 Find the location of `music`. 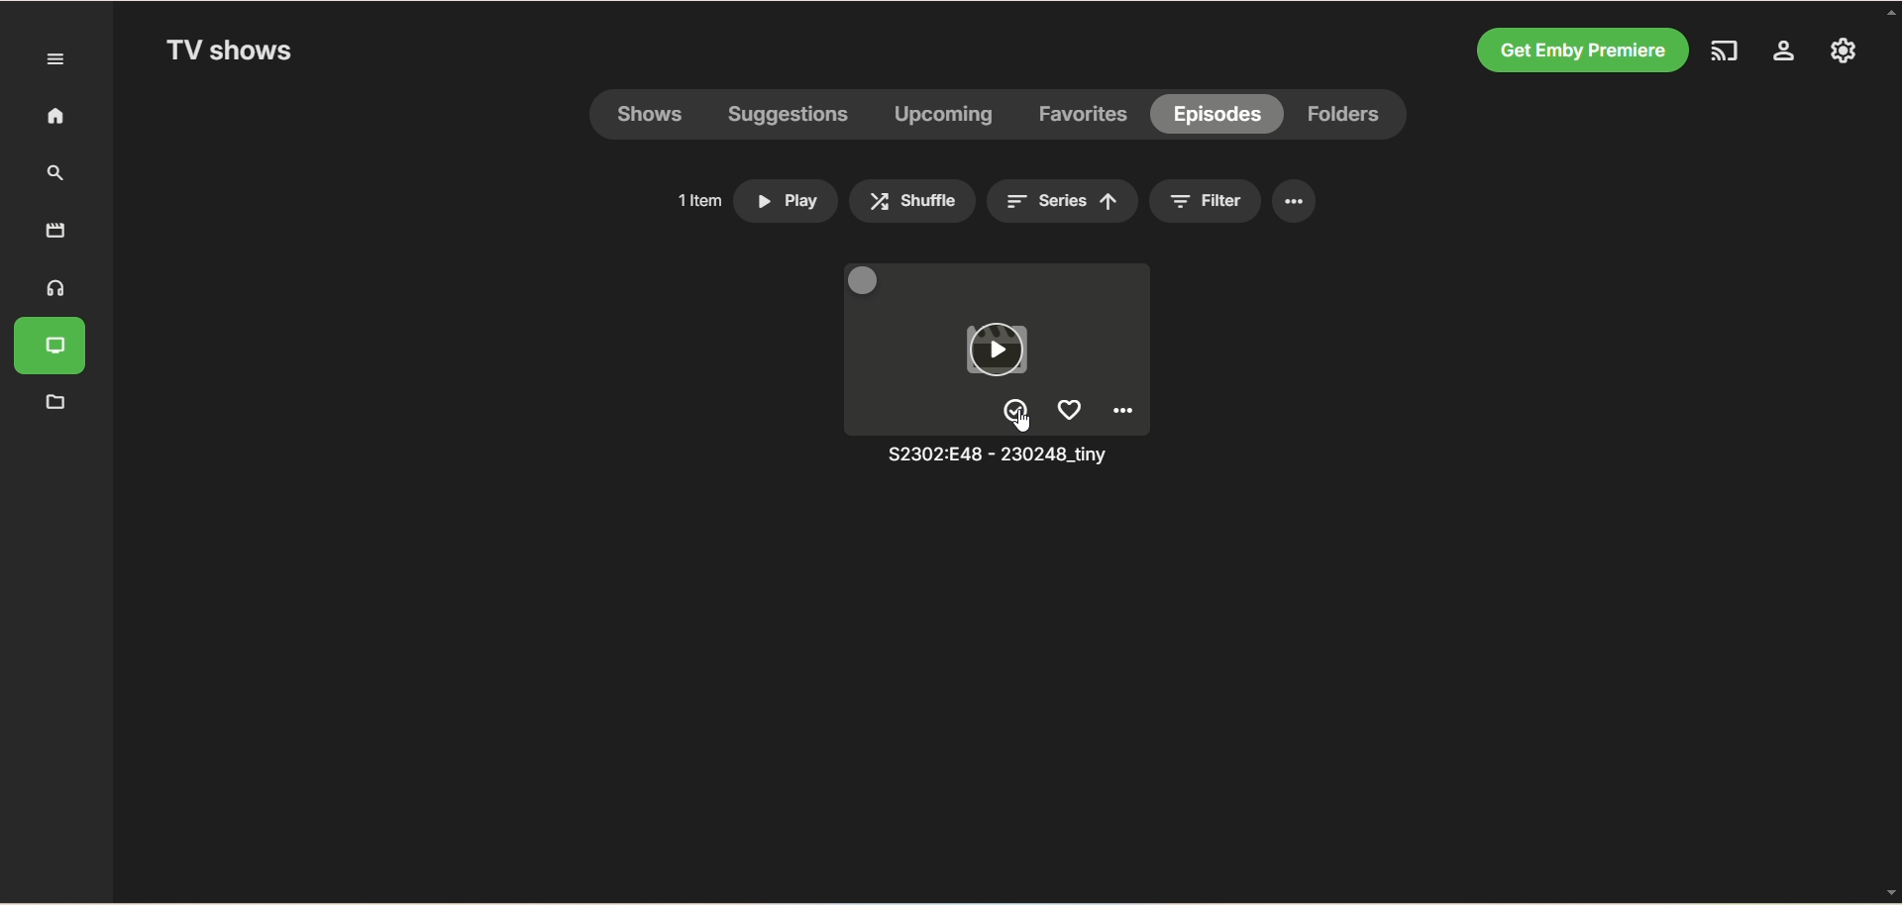

music is located at coordinates (51, 289).